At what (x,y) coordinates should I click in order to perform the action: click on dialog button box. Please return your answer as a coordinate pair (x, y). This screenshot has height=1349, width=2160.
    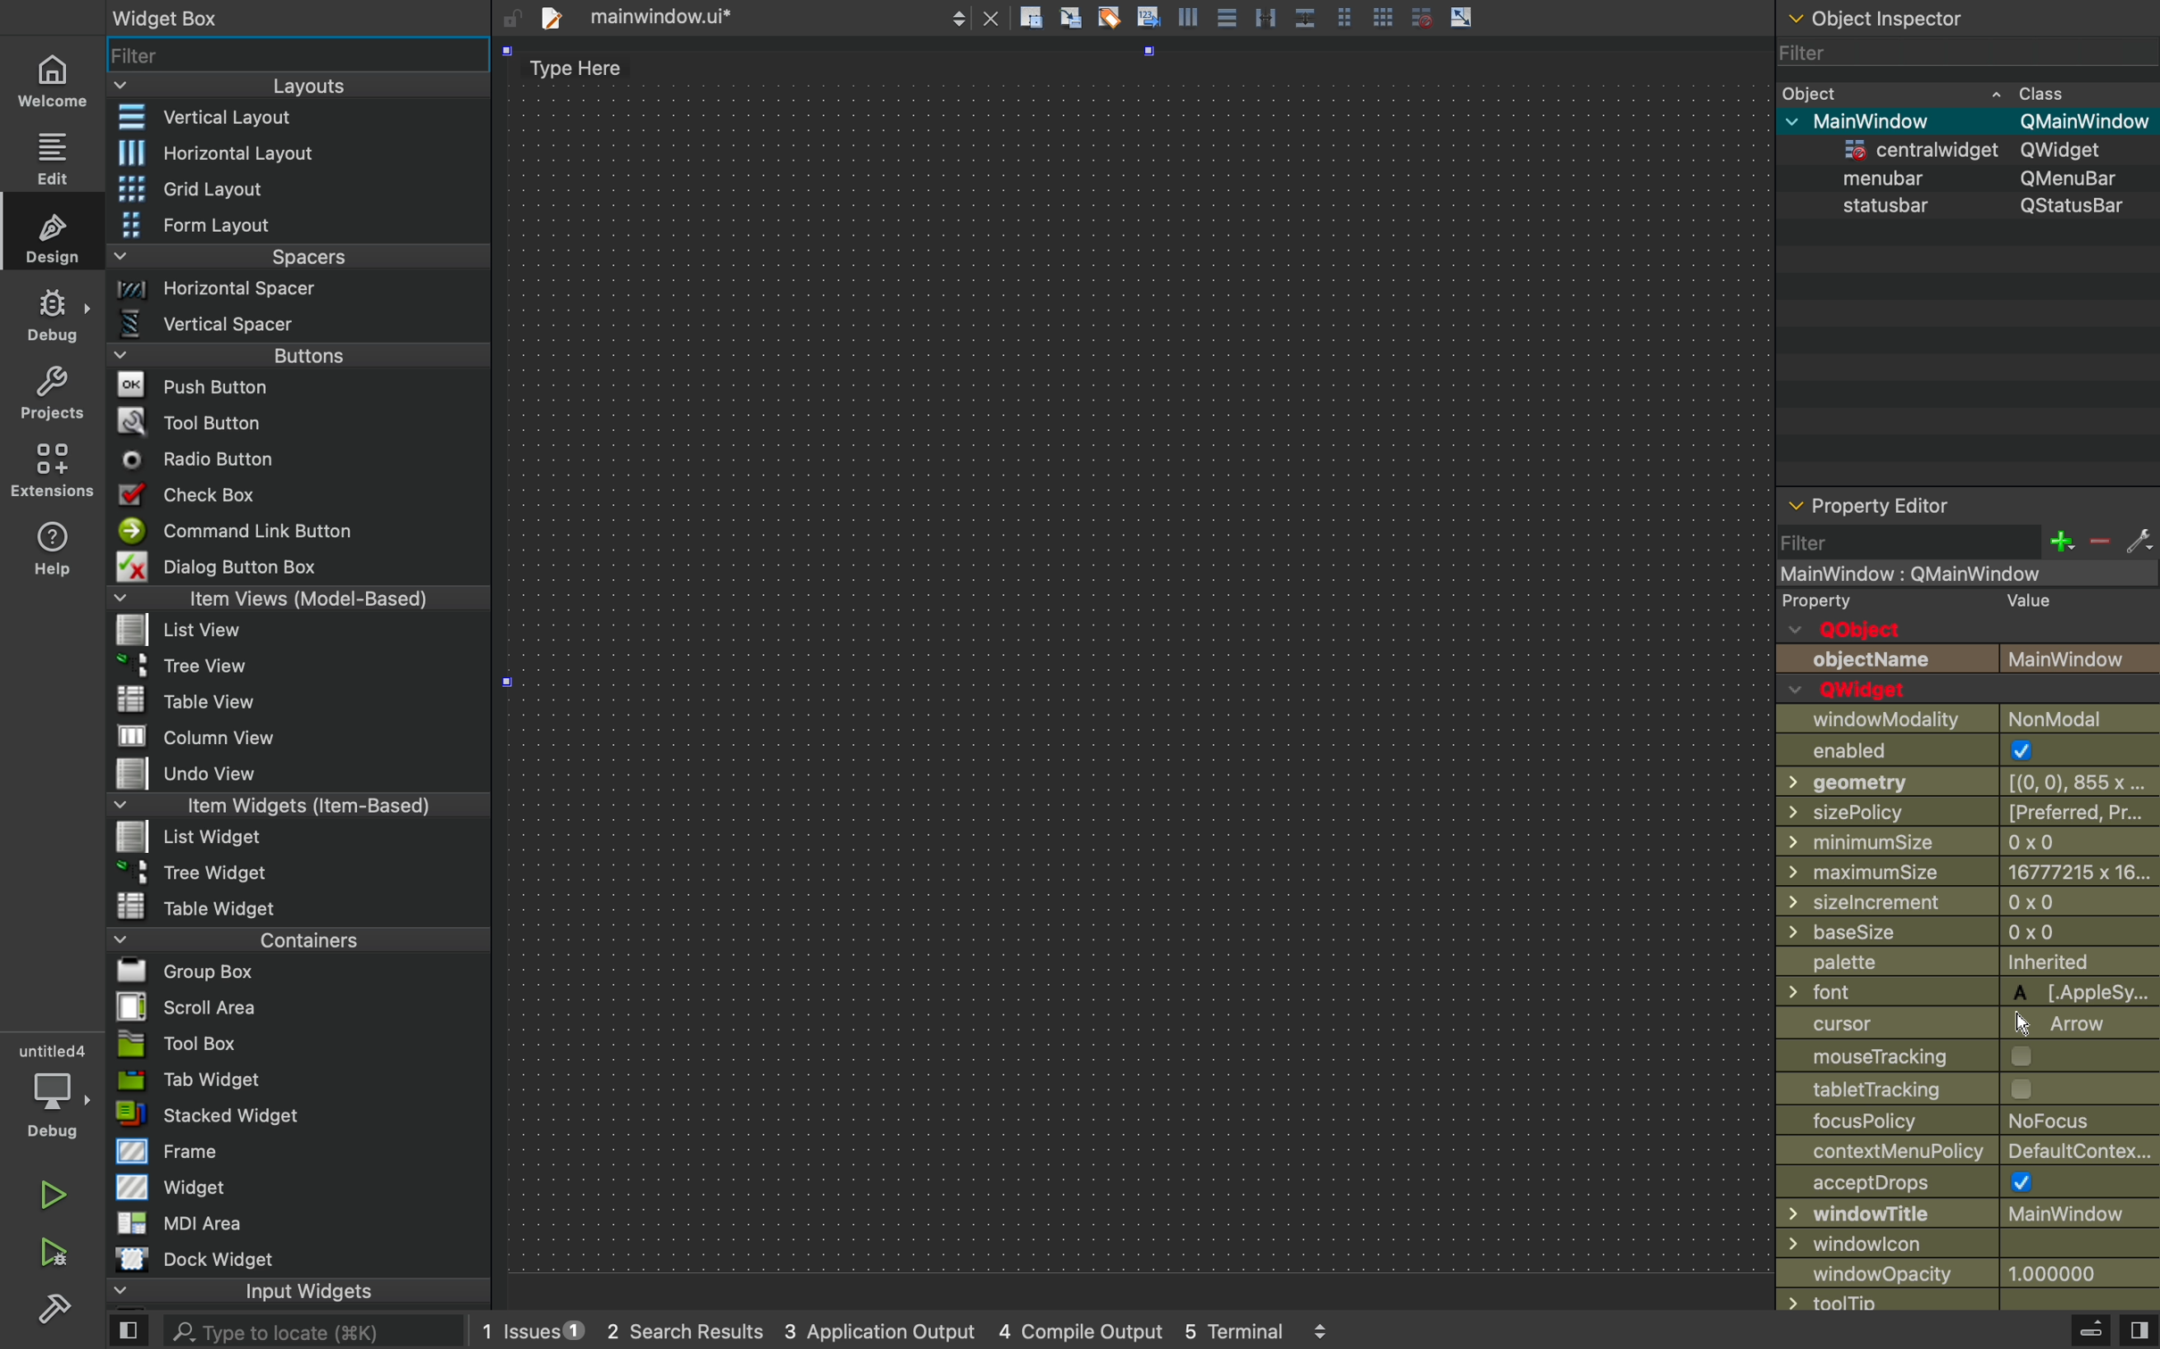
    Looking at the image, I should click on (295, 566).